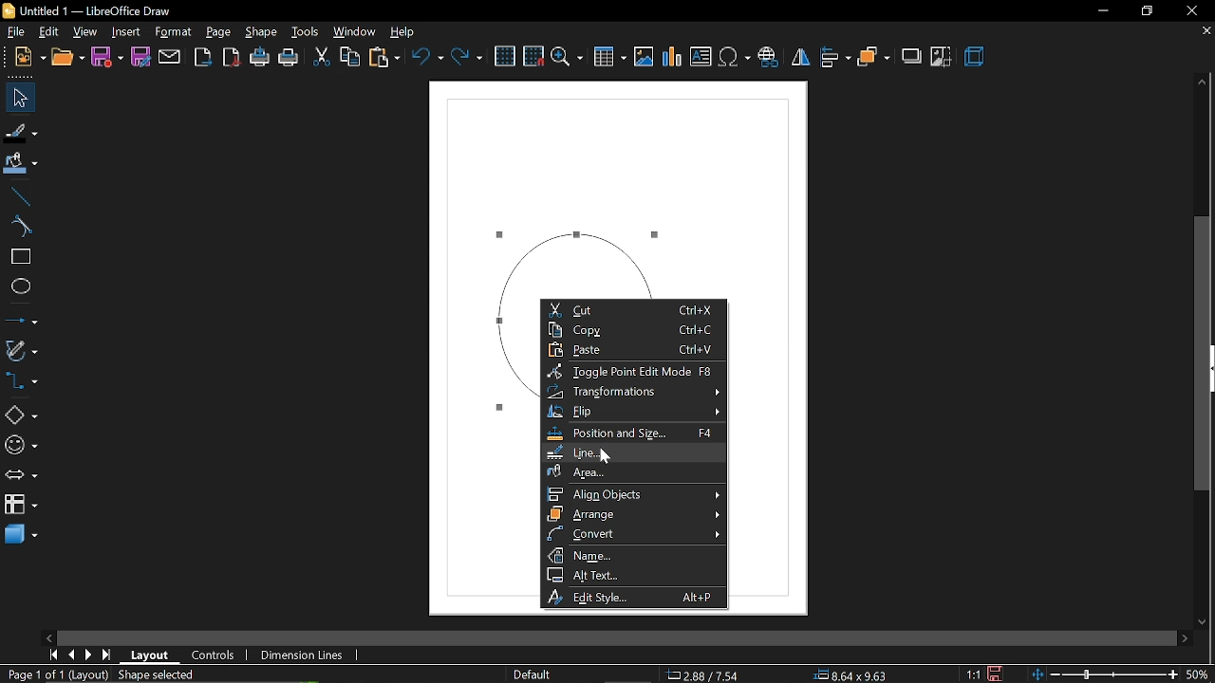 This screenshot has height=683, width=1215. What do you see at coordinates (634, 534) in the screenshot?
I see `convert` at bounding box center [634, 534].